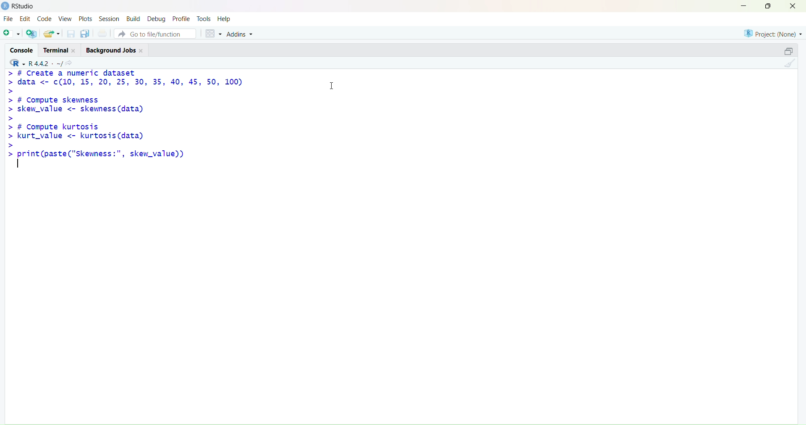 The width and height of the screenshot is (806, 425). I want to click on Save current document (Ctrl + S), so click(70, 34).